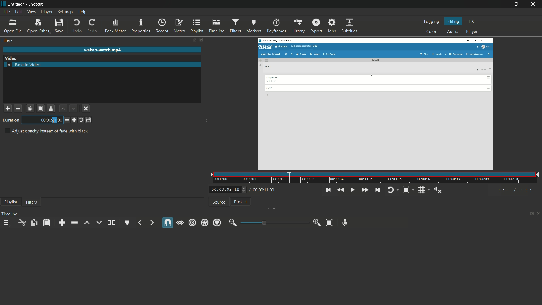 The image size is (542, 305). I want to click on open other, so click(38, 25).